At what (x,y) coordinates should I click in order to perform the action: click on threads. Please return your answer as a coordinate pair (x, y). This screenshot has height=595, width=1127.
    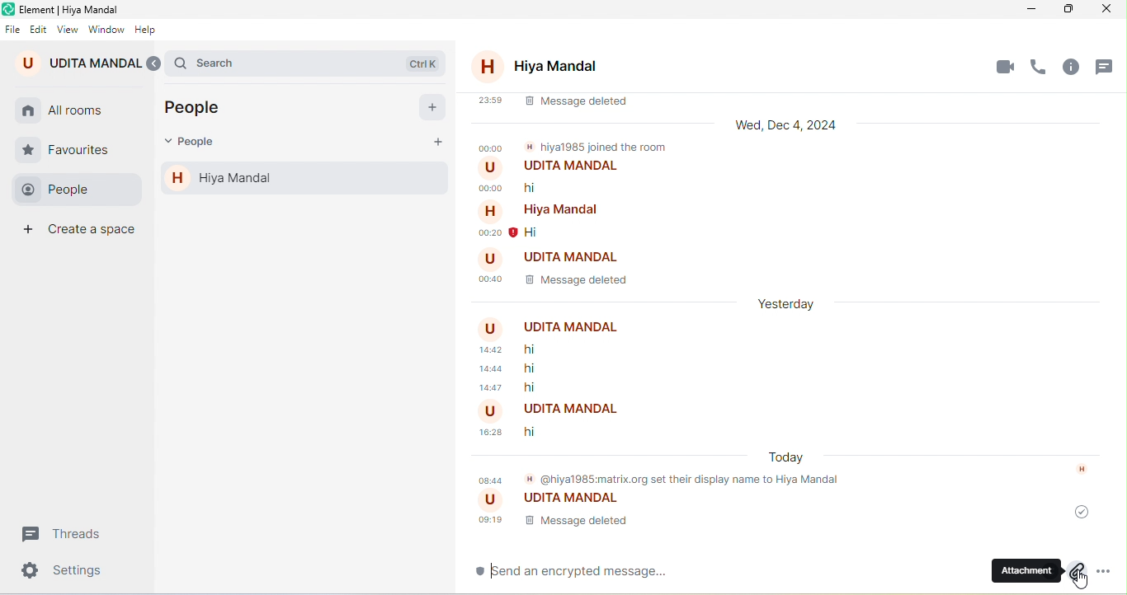
    Looking at the image, I should click on (70, 533).